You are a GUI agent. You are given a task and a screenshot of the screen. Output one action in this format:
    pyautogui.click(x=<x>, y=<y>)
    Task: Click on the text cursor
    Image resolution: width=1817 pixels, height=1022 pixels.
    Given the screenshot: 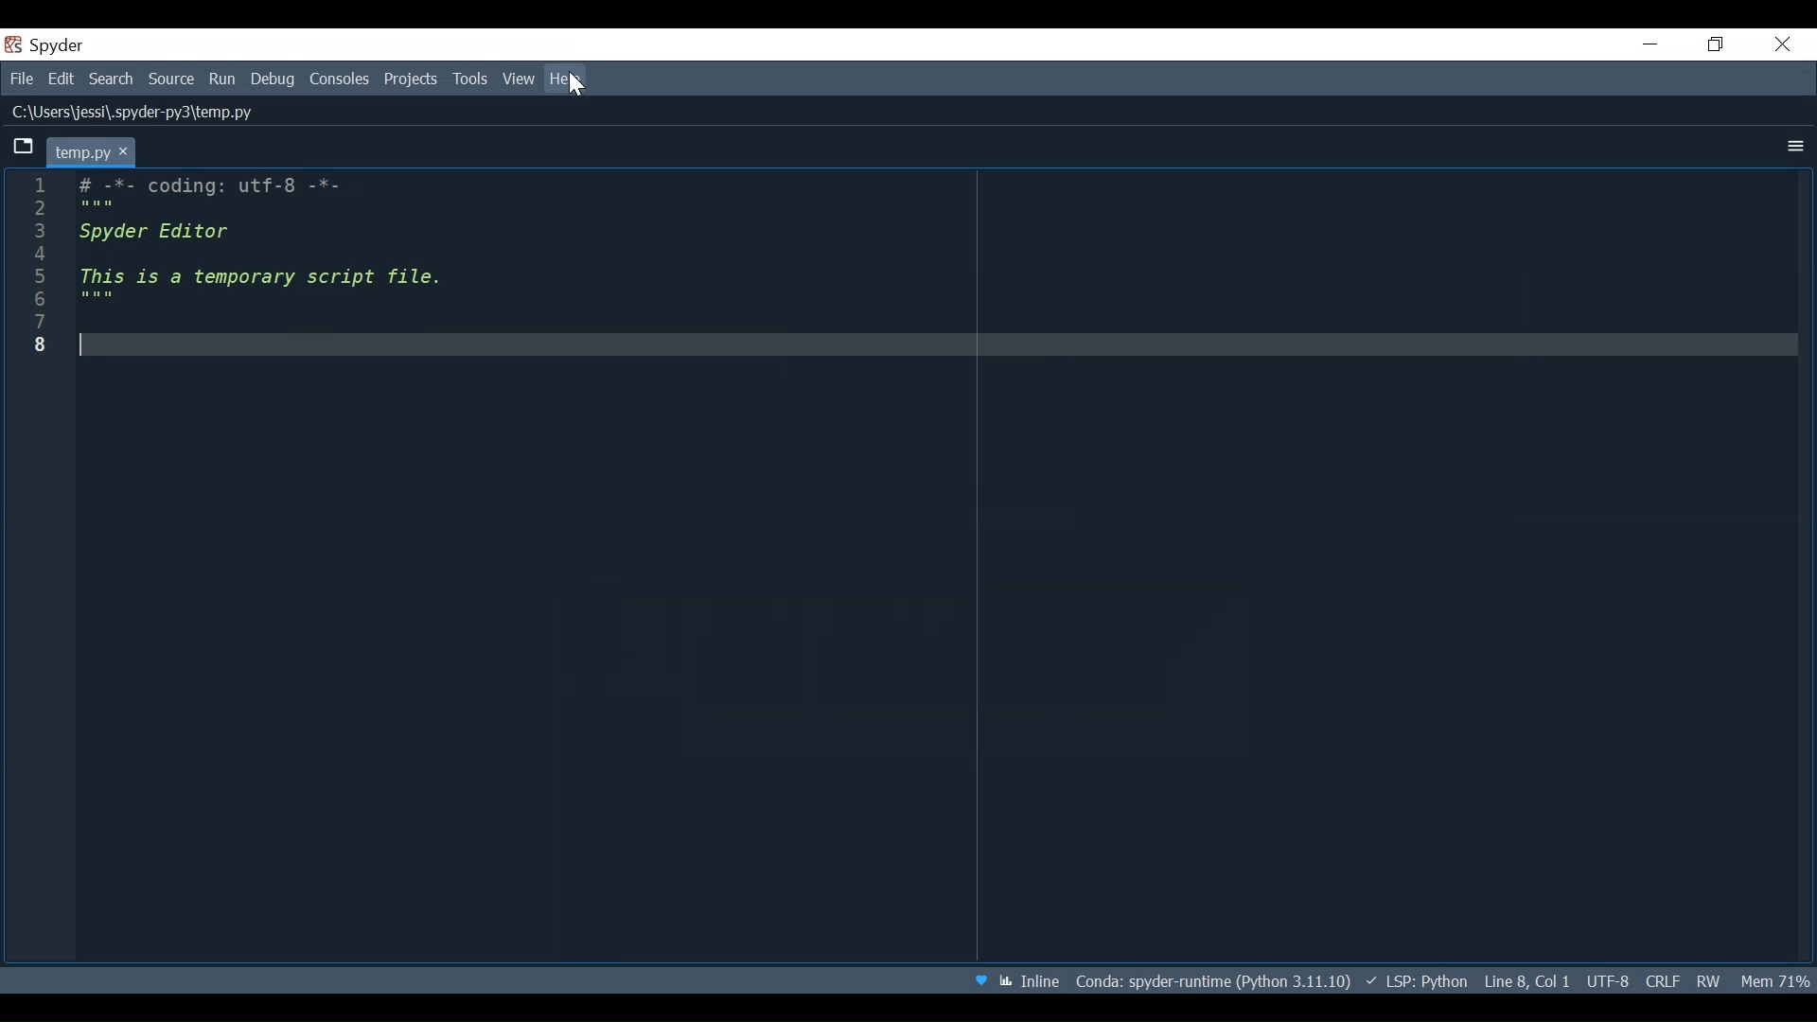 What is the action you would take?
    pyautogui.click(x=92, y=344)
    